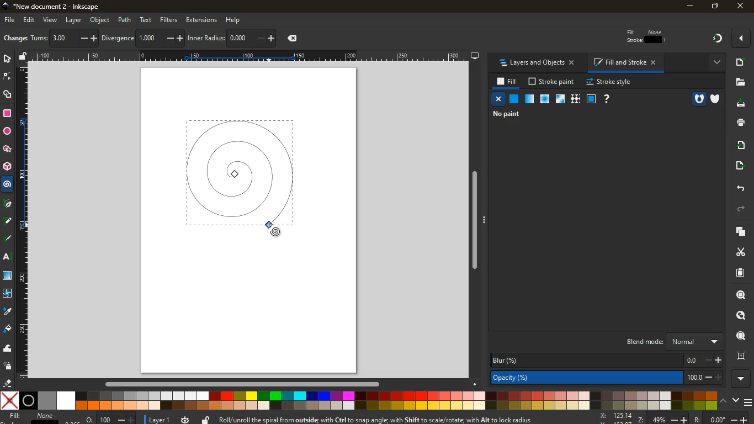 The image size is (754, 424). What do you see at coordinates (8, 239) in the screenshot?
I see `r` at bounding box center [8, 239].